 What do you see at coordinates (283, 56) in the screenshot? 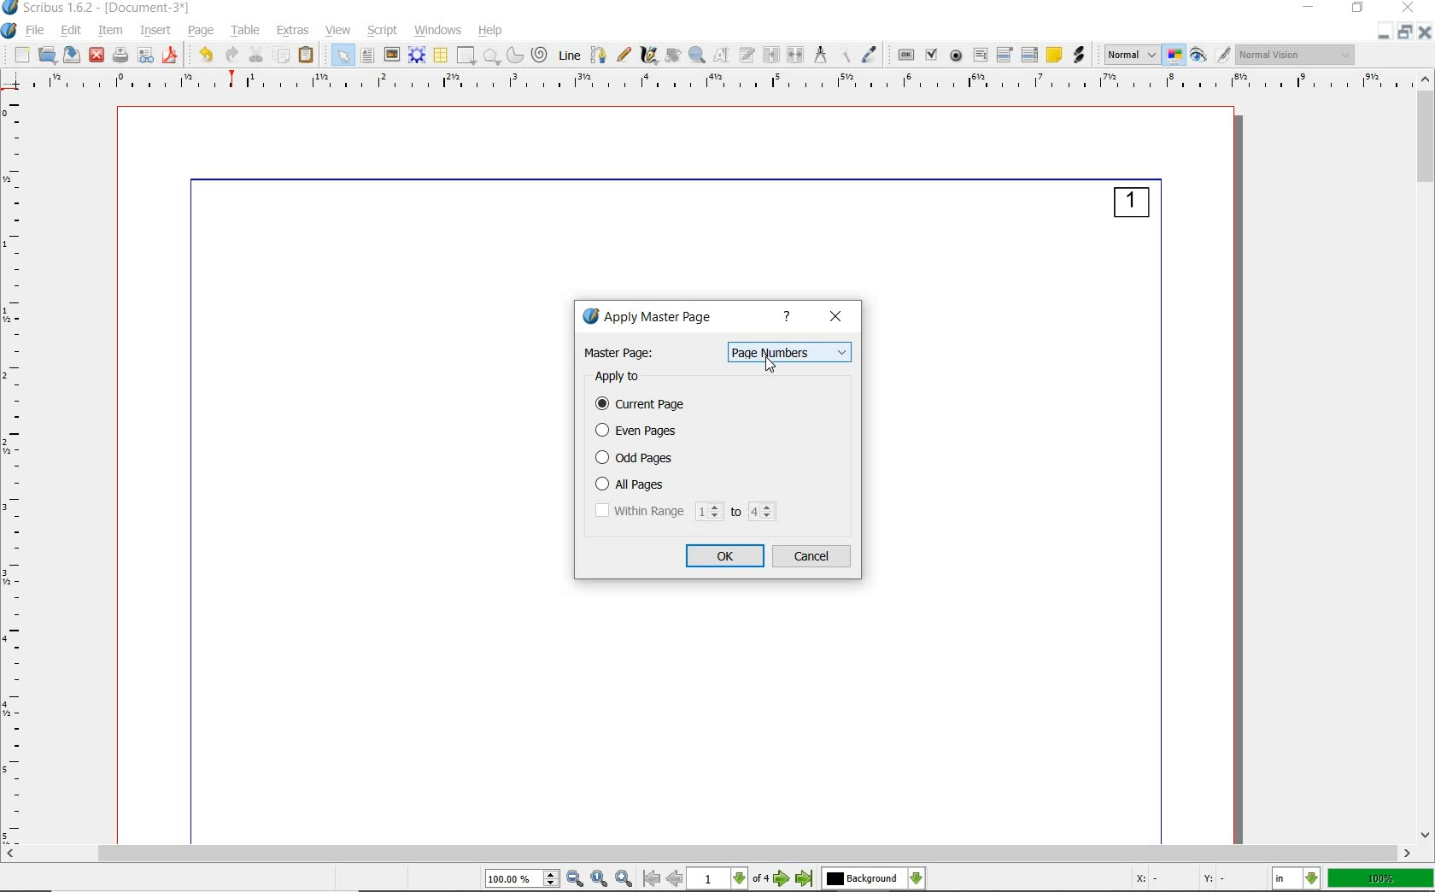
I see `copy` at bounding box center [283, 56].